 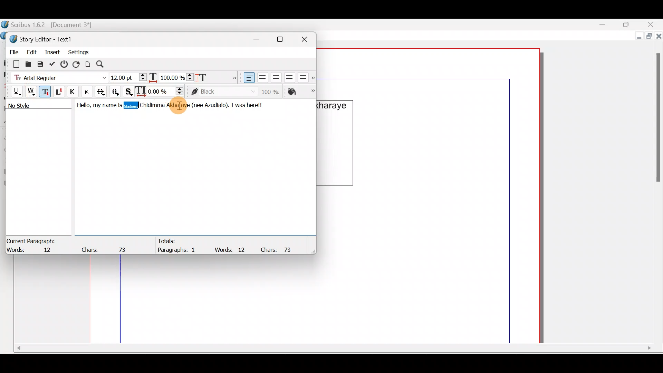 I want to click on Subscript, so click(x=46, y=91).